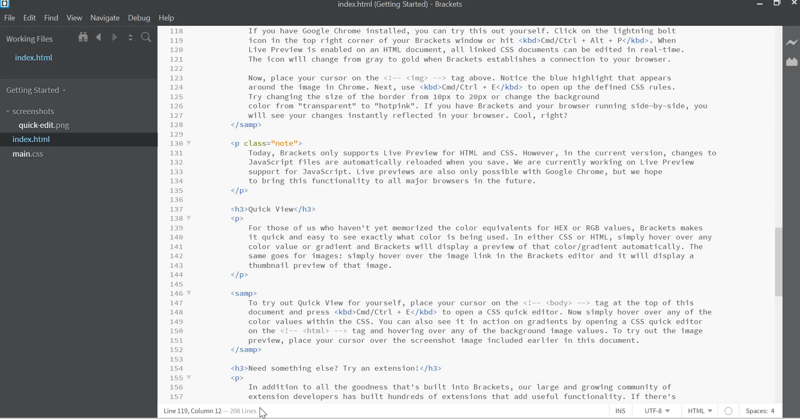  Describe the element at coordinates (659, 411) in the screenshot. I see `File Encoding` at that location.